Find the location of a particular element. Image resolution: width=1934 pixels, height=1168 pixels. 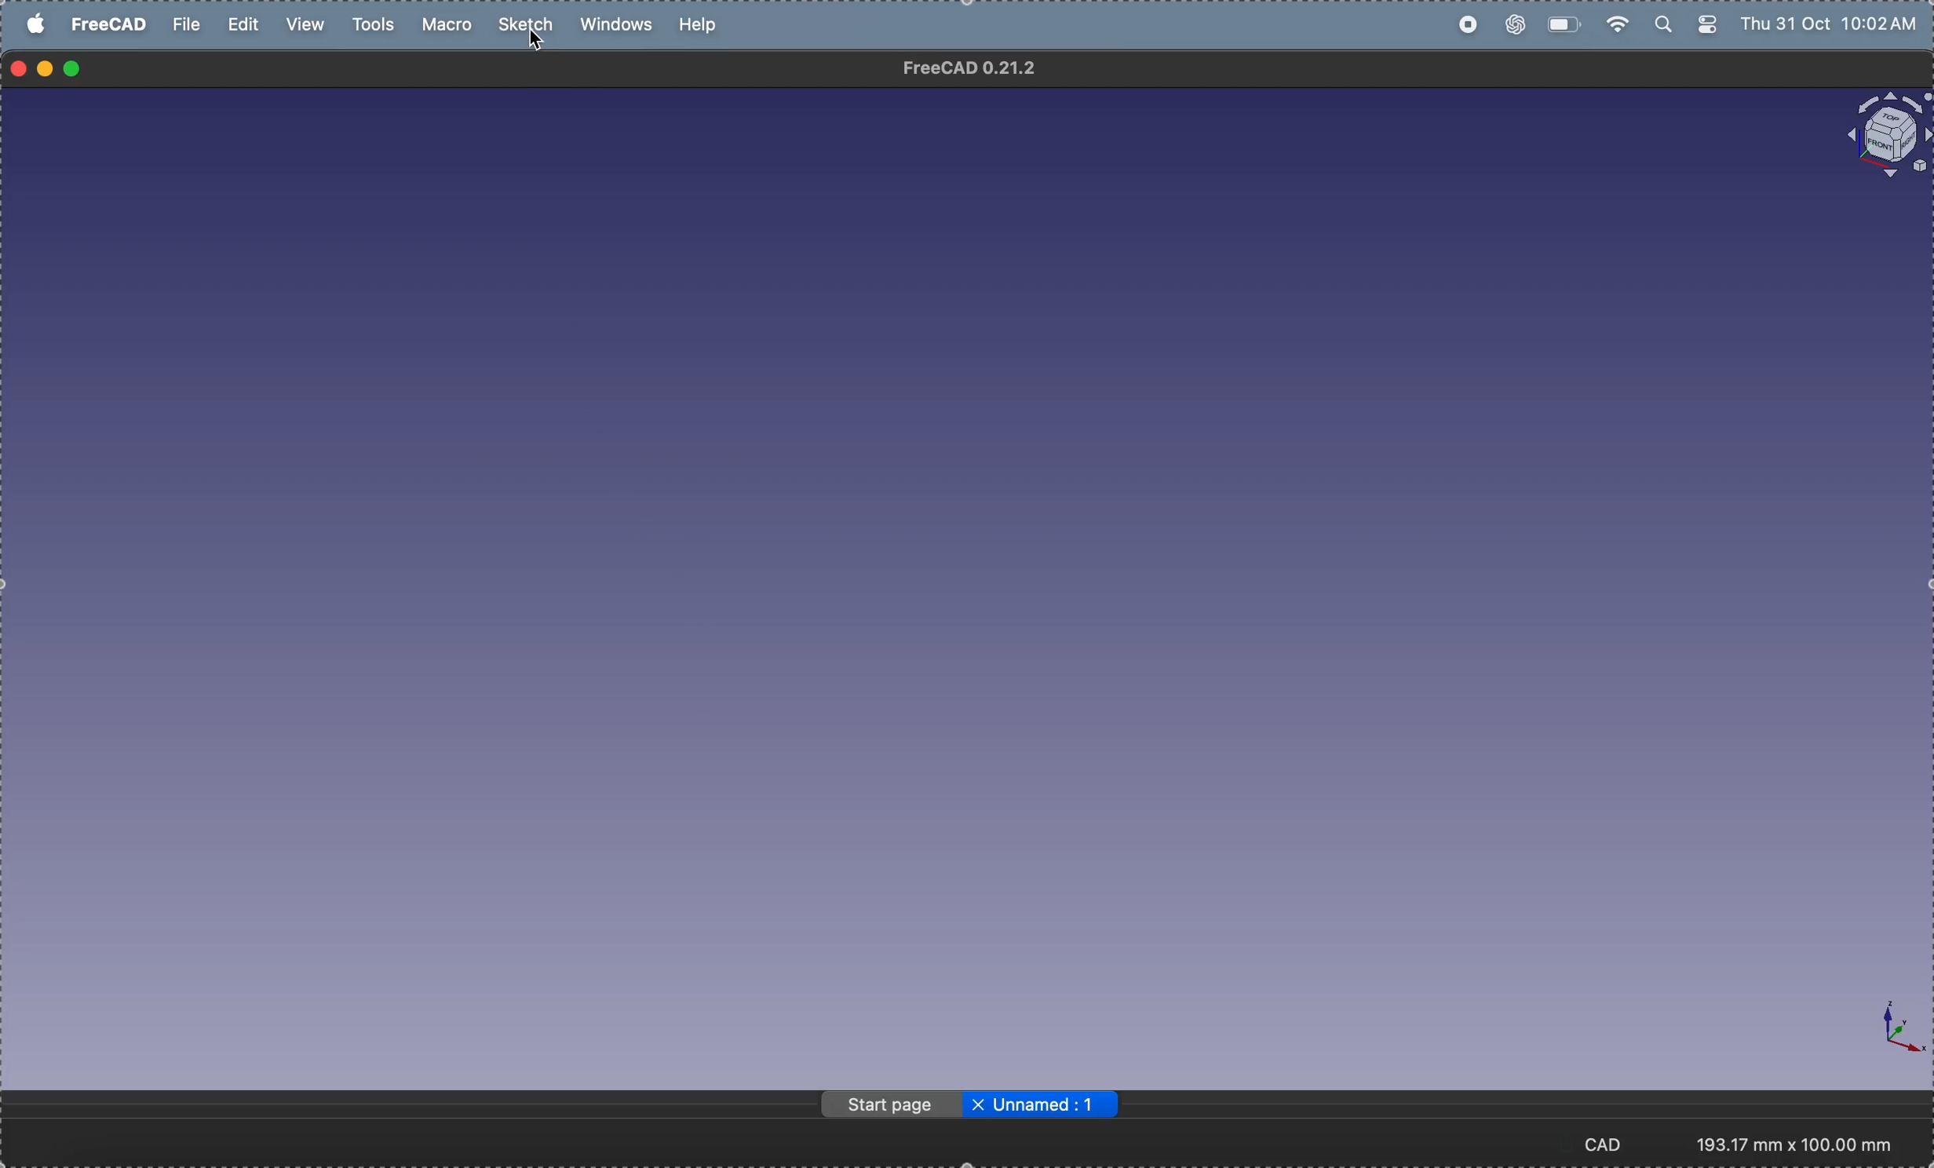

record is located at coordinates (1467, 25).